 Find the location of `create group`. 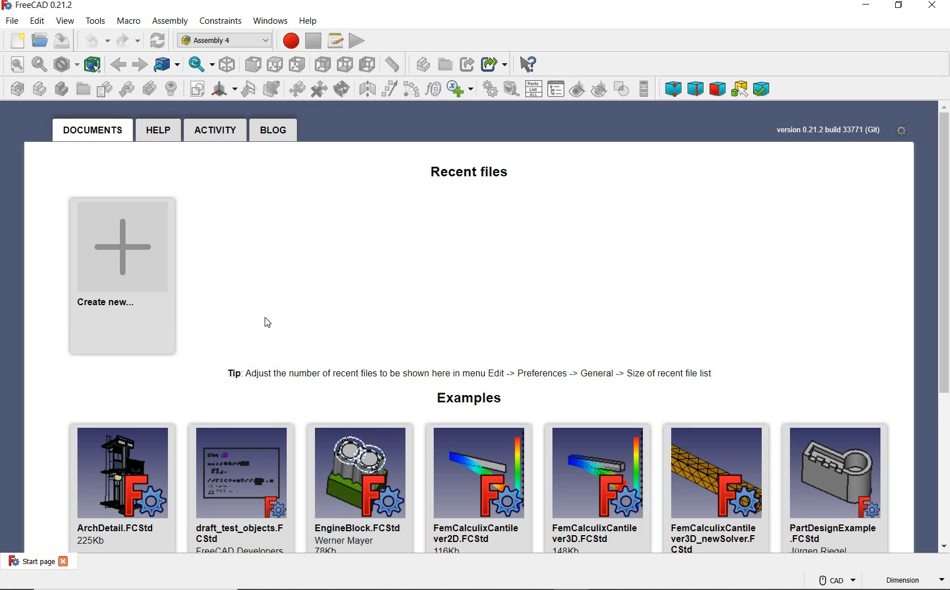

create group is located at coordinates (447, 65).